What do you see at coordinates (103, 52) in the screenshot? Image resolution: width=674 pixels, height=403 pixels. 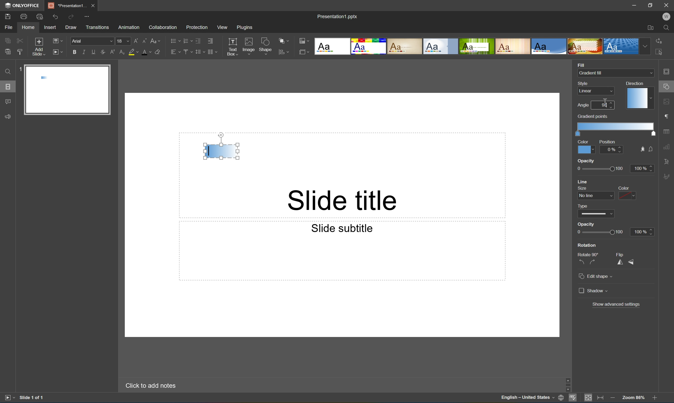 I see `Strikethrough` at bounding box center [103, 52].